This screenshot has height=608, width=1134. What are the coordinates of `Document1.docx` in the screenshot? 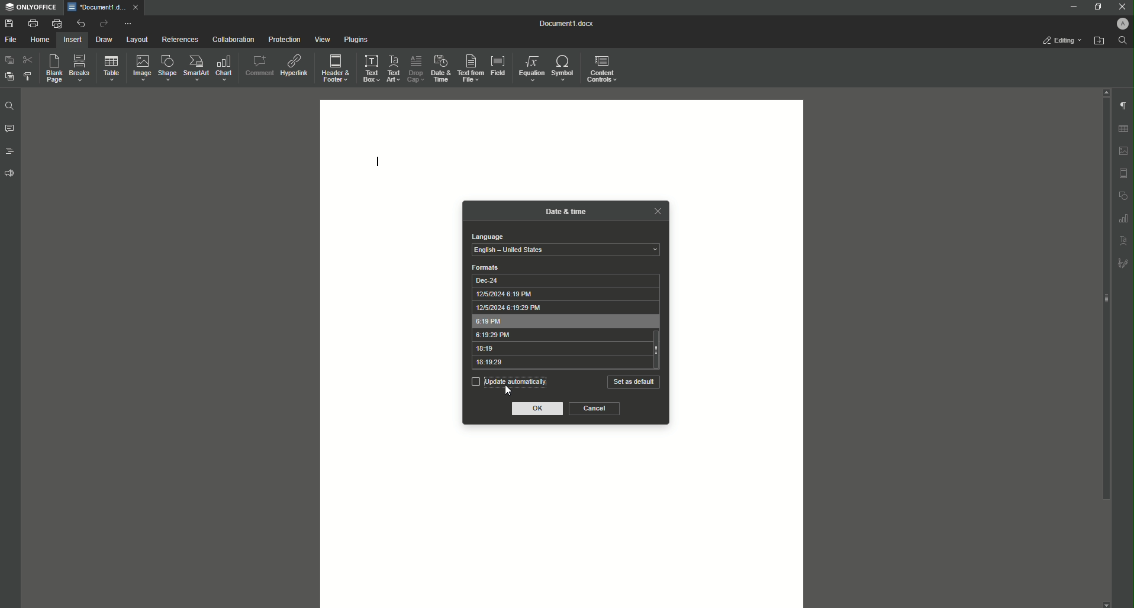 It's located at (568, 24).